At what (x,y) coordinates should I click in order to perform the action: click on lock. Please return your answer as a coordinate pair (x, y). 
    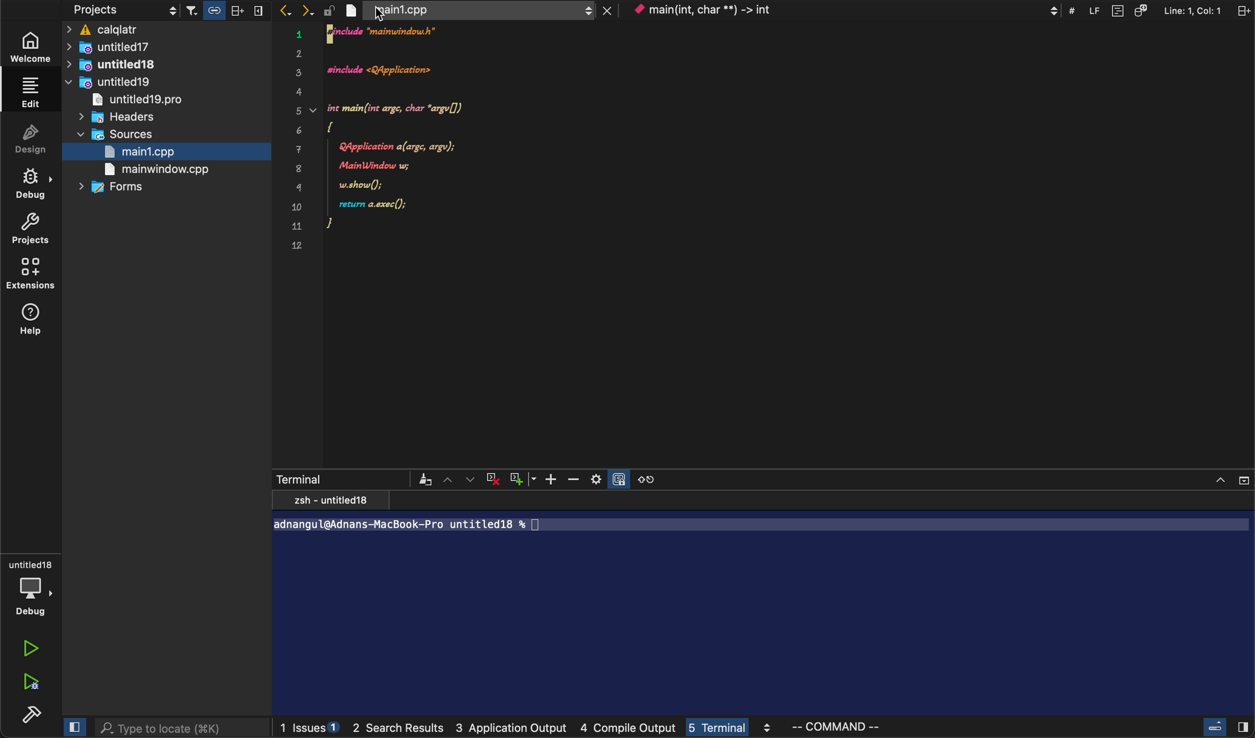
    Looking at the image, I should click on (332, 11).